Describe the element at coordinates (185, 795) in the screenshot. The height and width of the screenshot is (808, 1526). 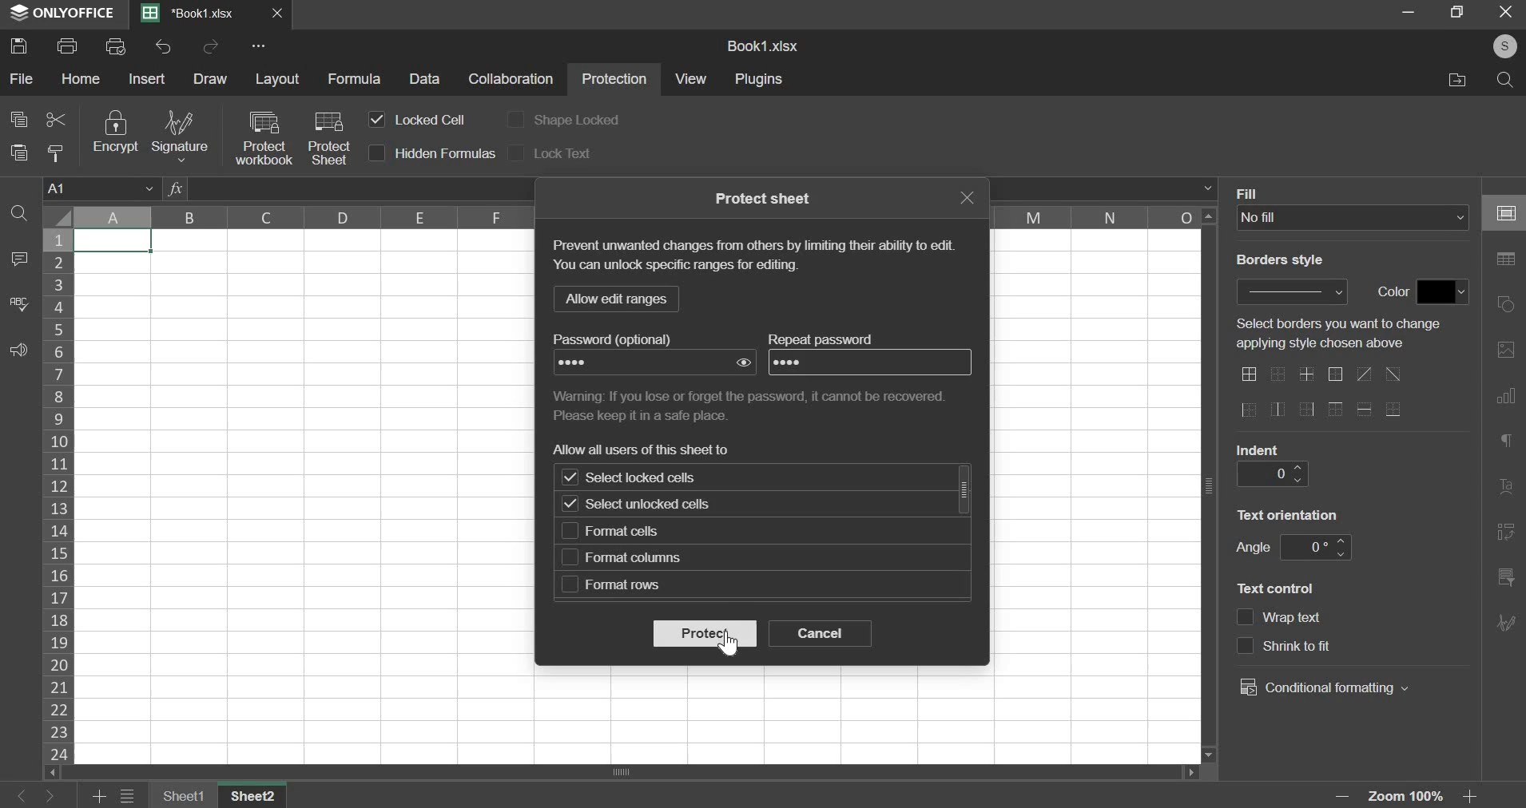
I see `sheet` at that location.